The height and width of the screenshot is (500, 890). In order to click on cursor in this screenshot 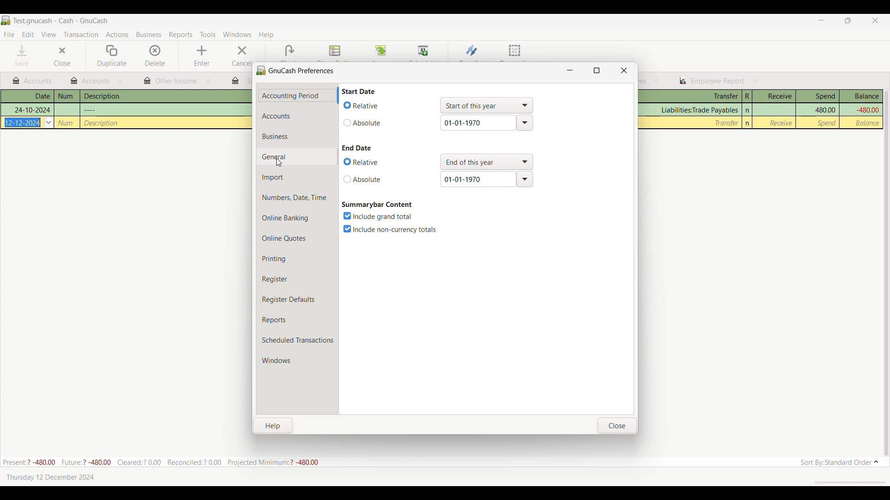, I will do `click(280, 164)`.